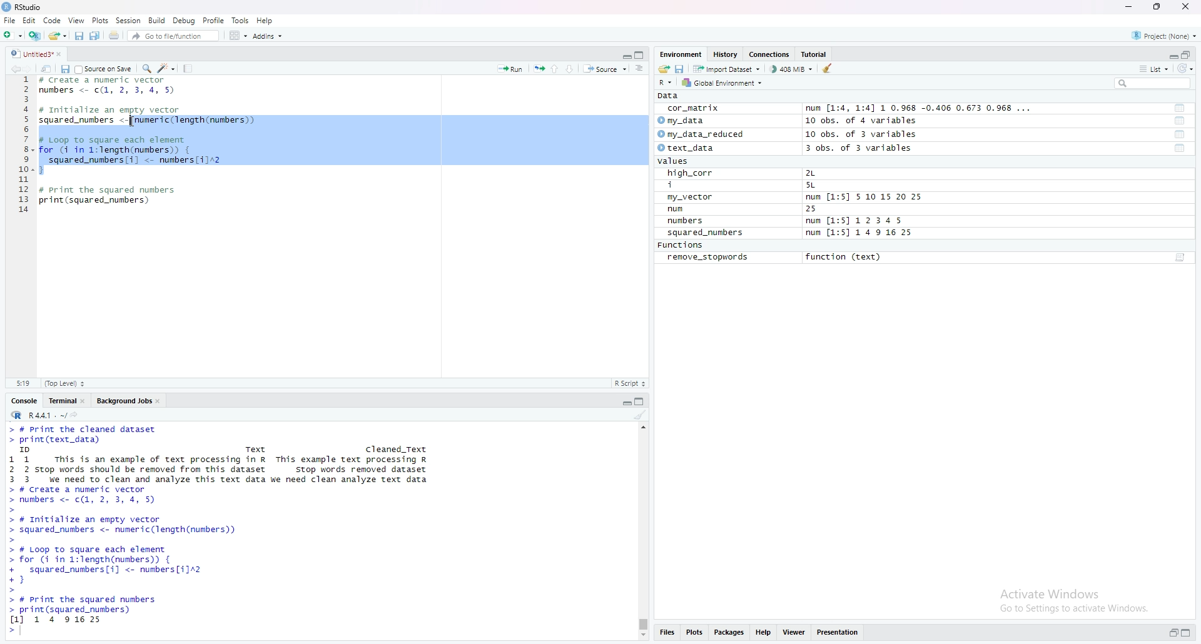 The image size is (1201, 644). Describe the element at coordinates (100, 20) in the screenshot. I see `Plots` at that location.